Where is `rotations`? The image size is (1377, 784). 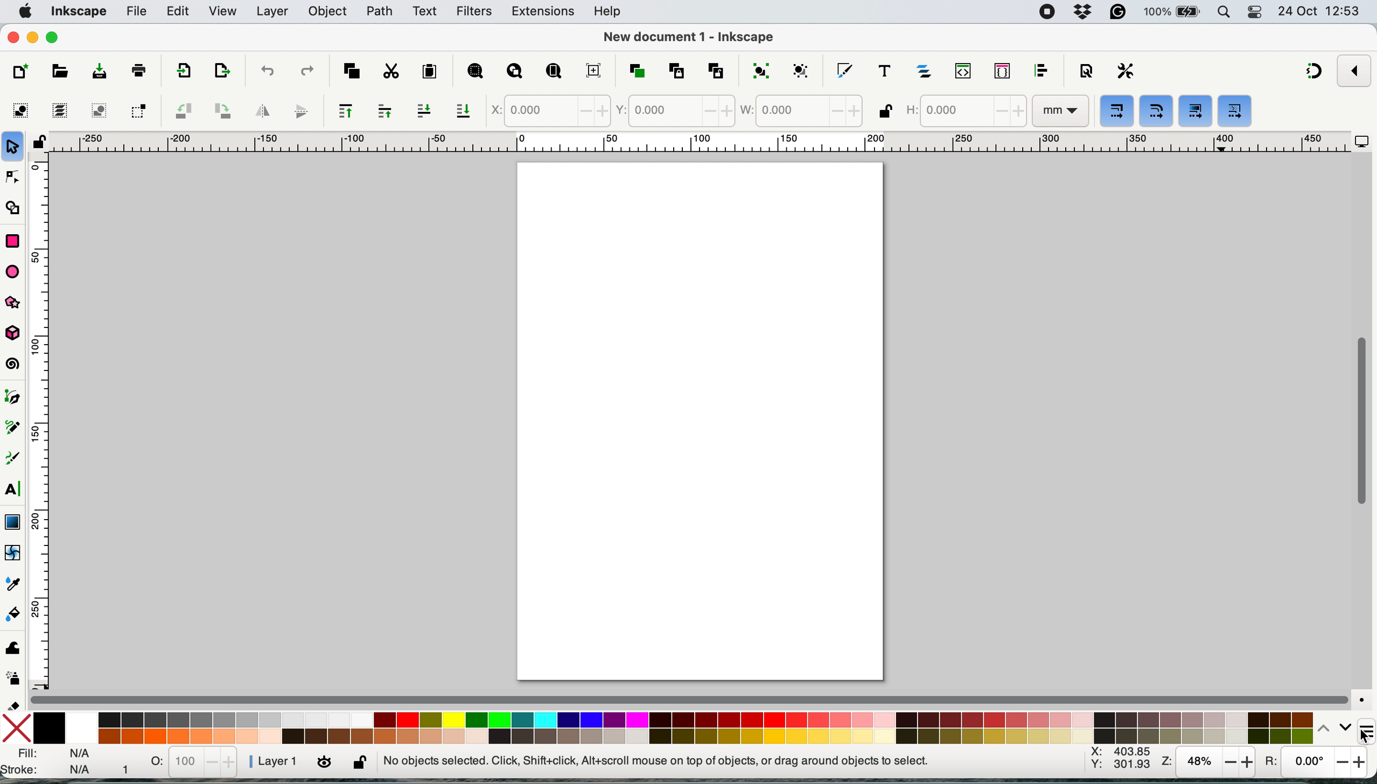
rotations is located at coordinates (1313, 760).